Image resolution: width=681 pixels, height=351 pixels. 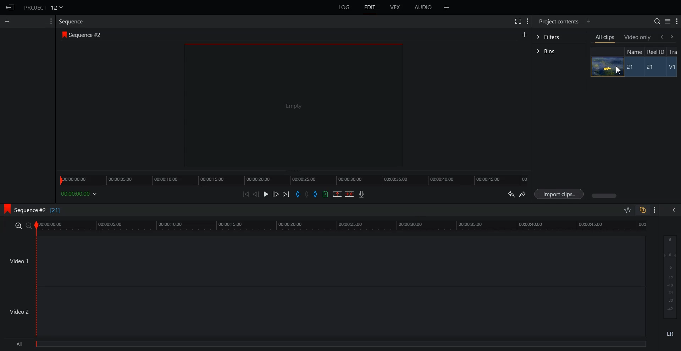 What do you see at coordinates (527, 21) in the screenshot?
I see `Show setting menu` at bounding box center [527, 21].